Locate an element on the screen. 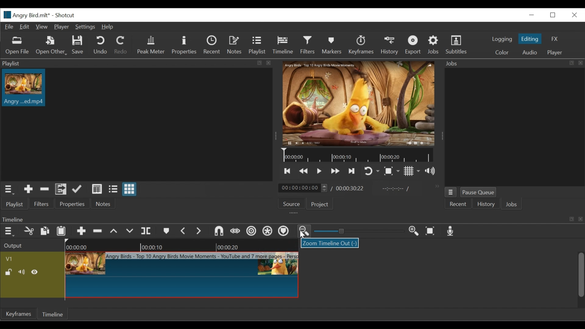 The image size is (585, 329). View as files is located at coordinates (113, 189).